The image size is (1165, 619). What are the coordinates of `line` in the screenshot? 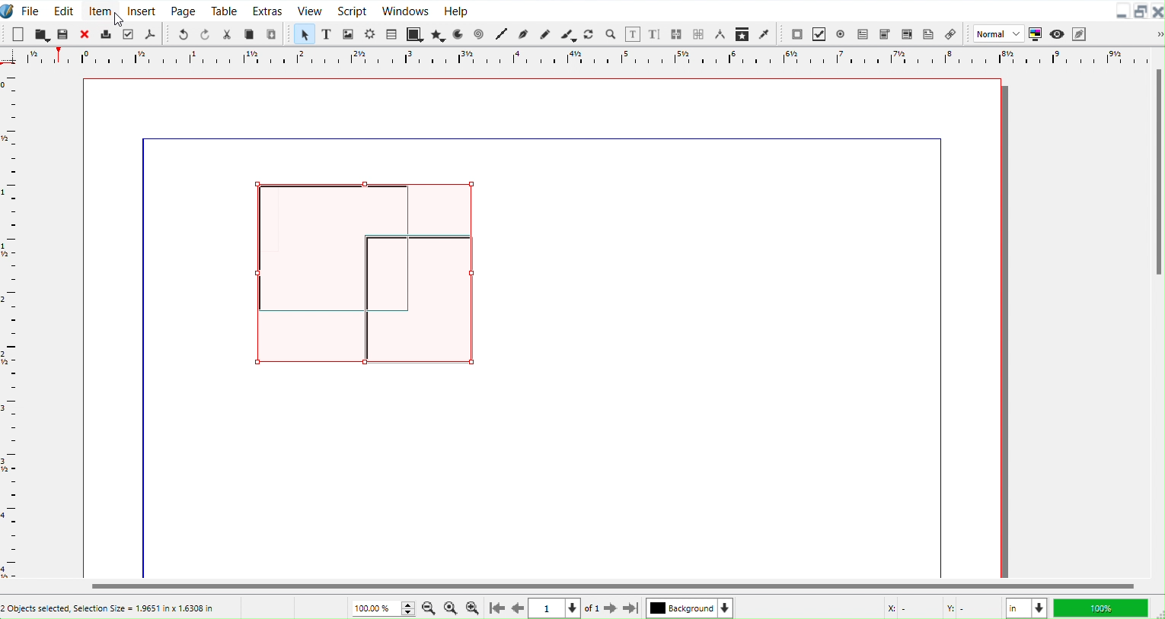 It's located at (542, 138).